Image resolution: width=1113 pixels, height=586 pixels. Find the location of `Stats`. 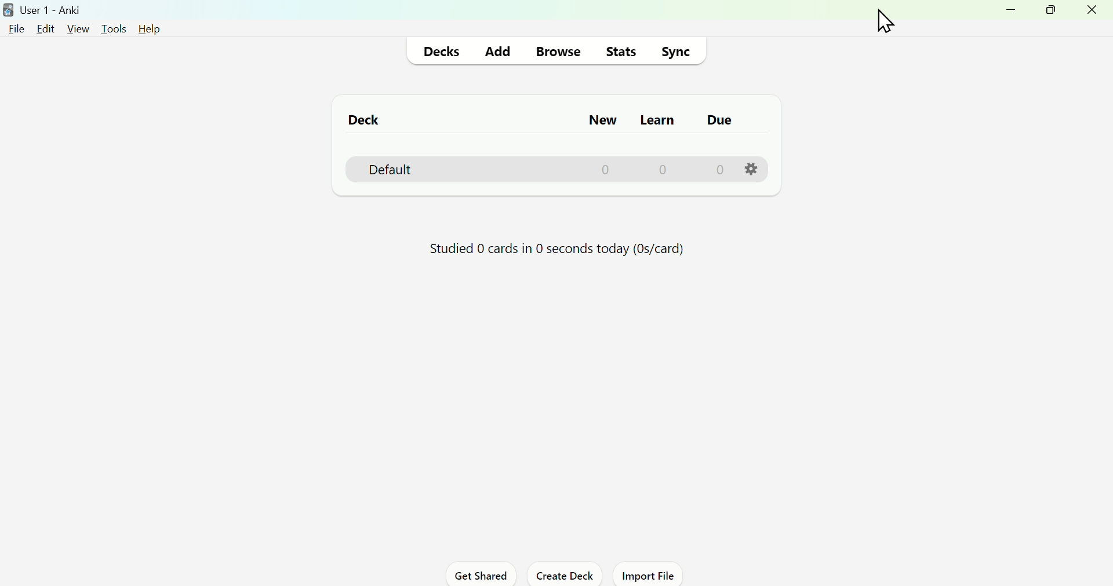

Stats is located at coordinates (620, 52).